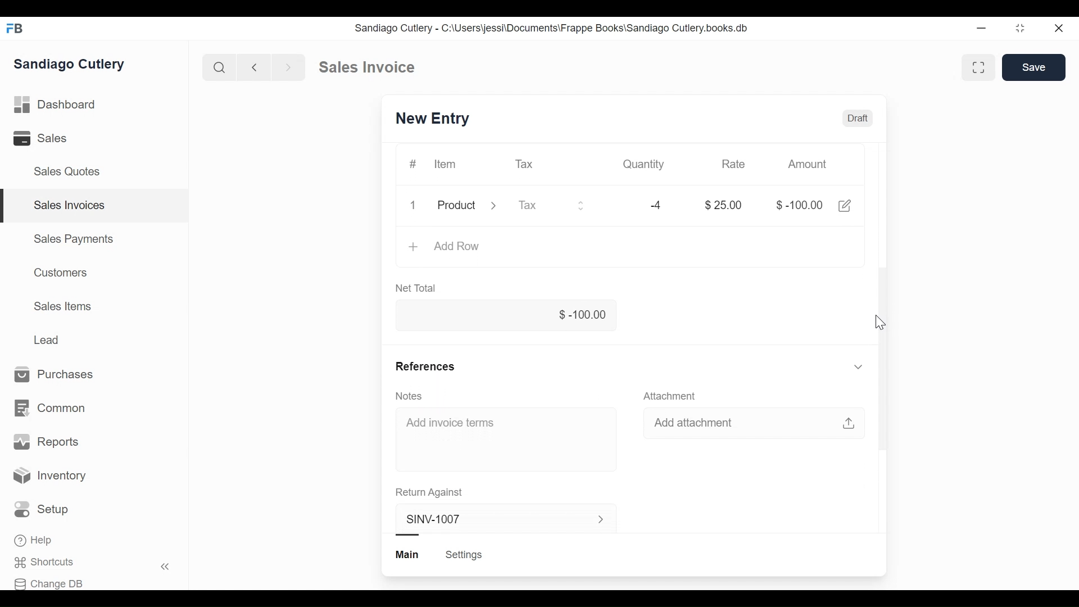 The image size is (1079, 607). I want to click on Customers, so click(62, 272).